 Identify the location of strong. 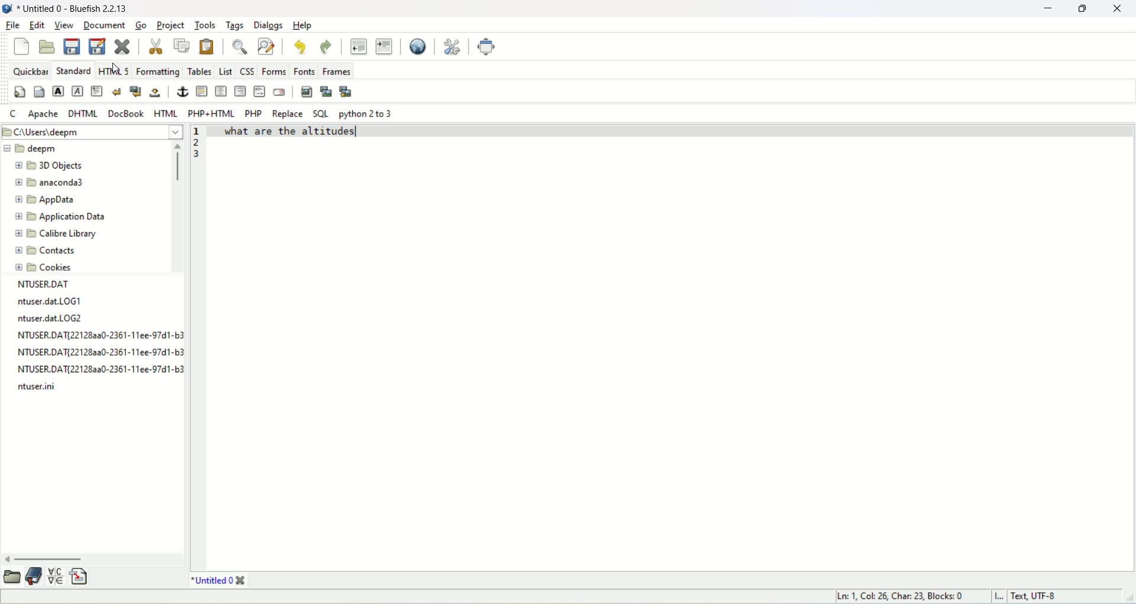
(59, 92).